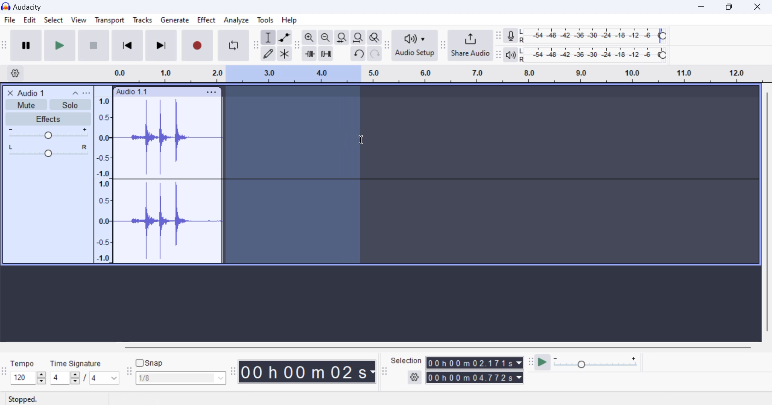  I want to click on draw tool, so click(268, 54).